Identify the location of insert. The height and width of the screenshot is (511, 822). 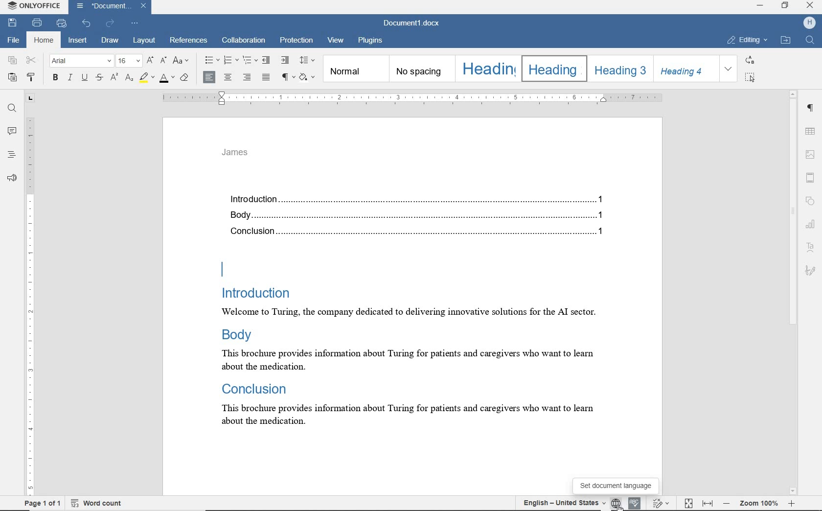
(77, 41).